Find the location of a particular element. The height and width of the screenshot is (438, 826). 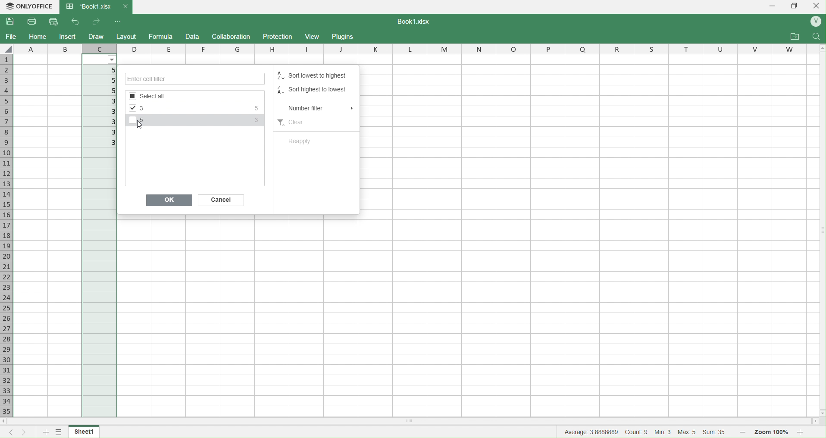

Minimize is located at coordinates (773, 6).